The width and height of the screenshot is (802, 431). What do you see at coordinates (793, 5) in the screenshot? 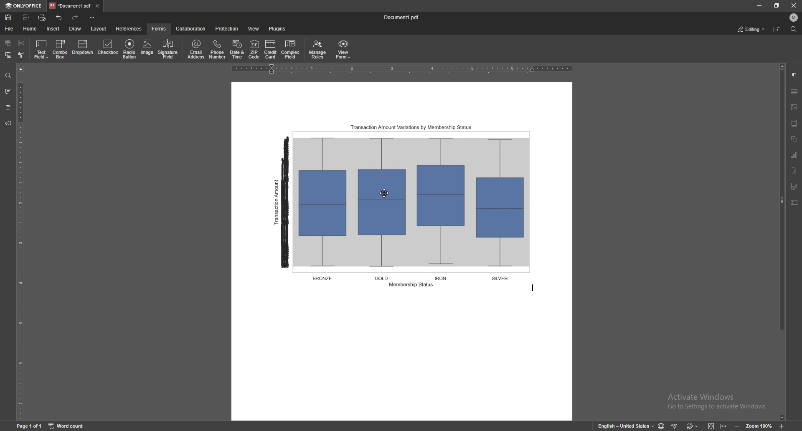
I see `close` at bounding box center [793, 5].